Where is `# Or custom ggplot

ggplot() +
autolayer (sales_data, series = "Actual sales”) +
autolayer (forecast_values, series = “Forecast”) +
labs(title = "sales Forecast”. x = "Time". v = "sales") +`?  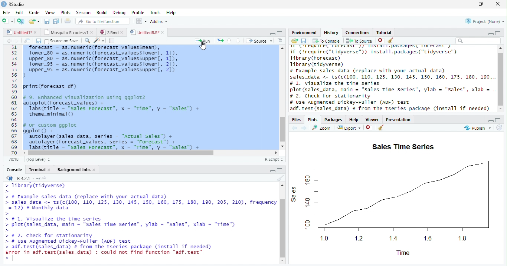 # Or custom ggplot

ggplot() +
autolayer (sales_data, series = "Actual sales”) +
autolayer (forecast_values, series = “Forecast”) +
labs(title = "sales Forecast”. x = "Time". v = "sales") + is located at coordinates (119, 136).